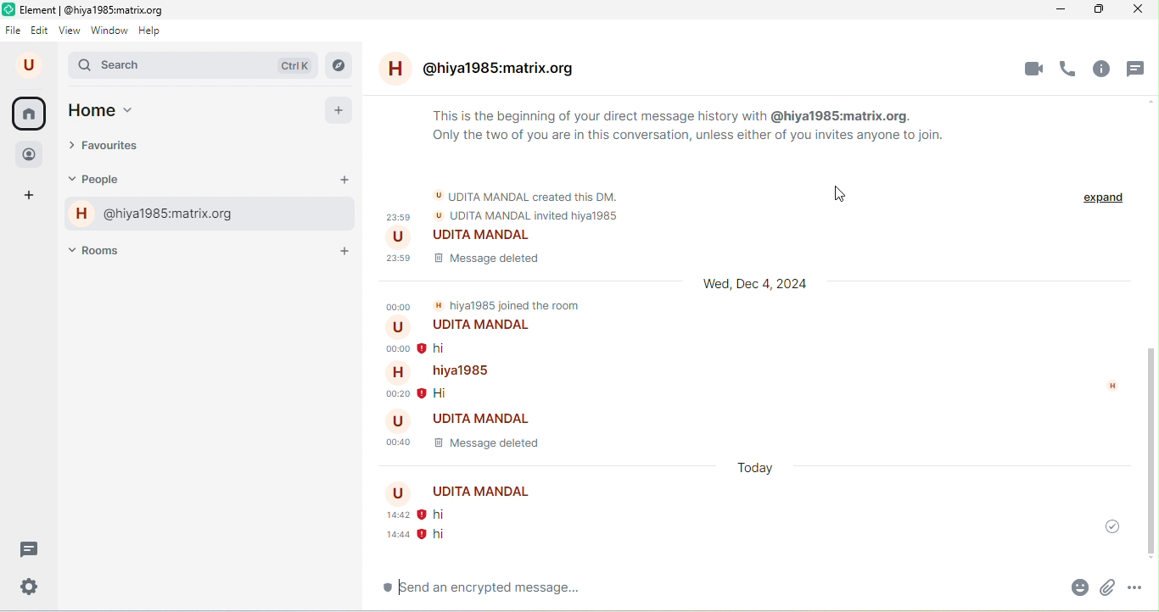 The height and width of the screenshot is (612, 1159). I want to click on u, so click(31, 65).